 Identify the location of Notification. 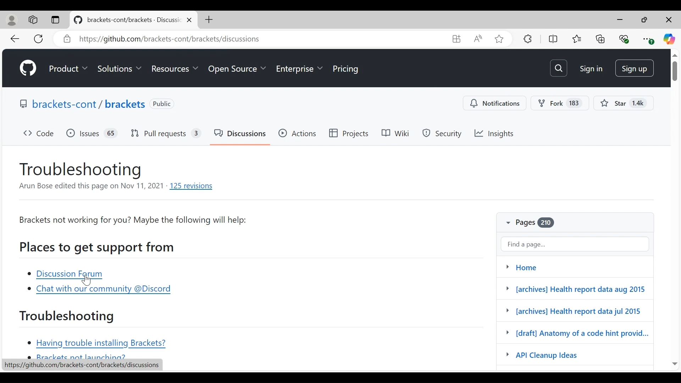
(495, 104).